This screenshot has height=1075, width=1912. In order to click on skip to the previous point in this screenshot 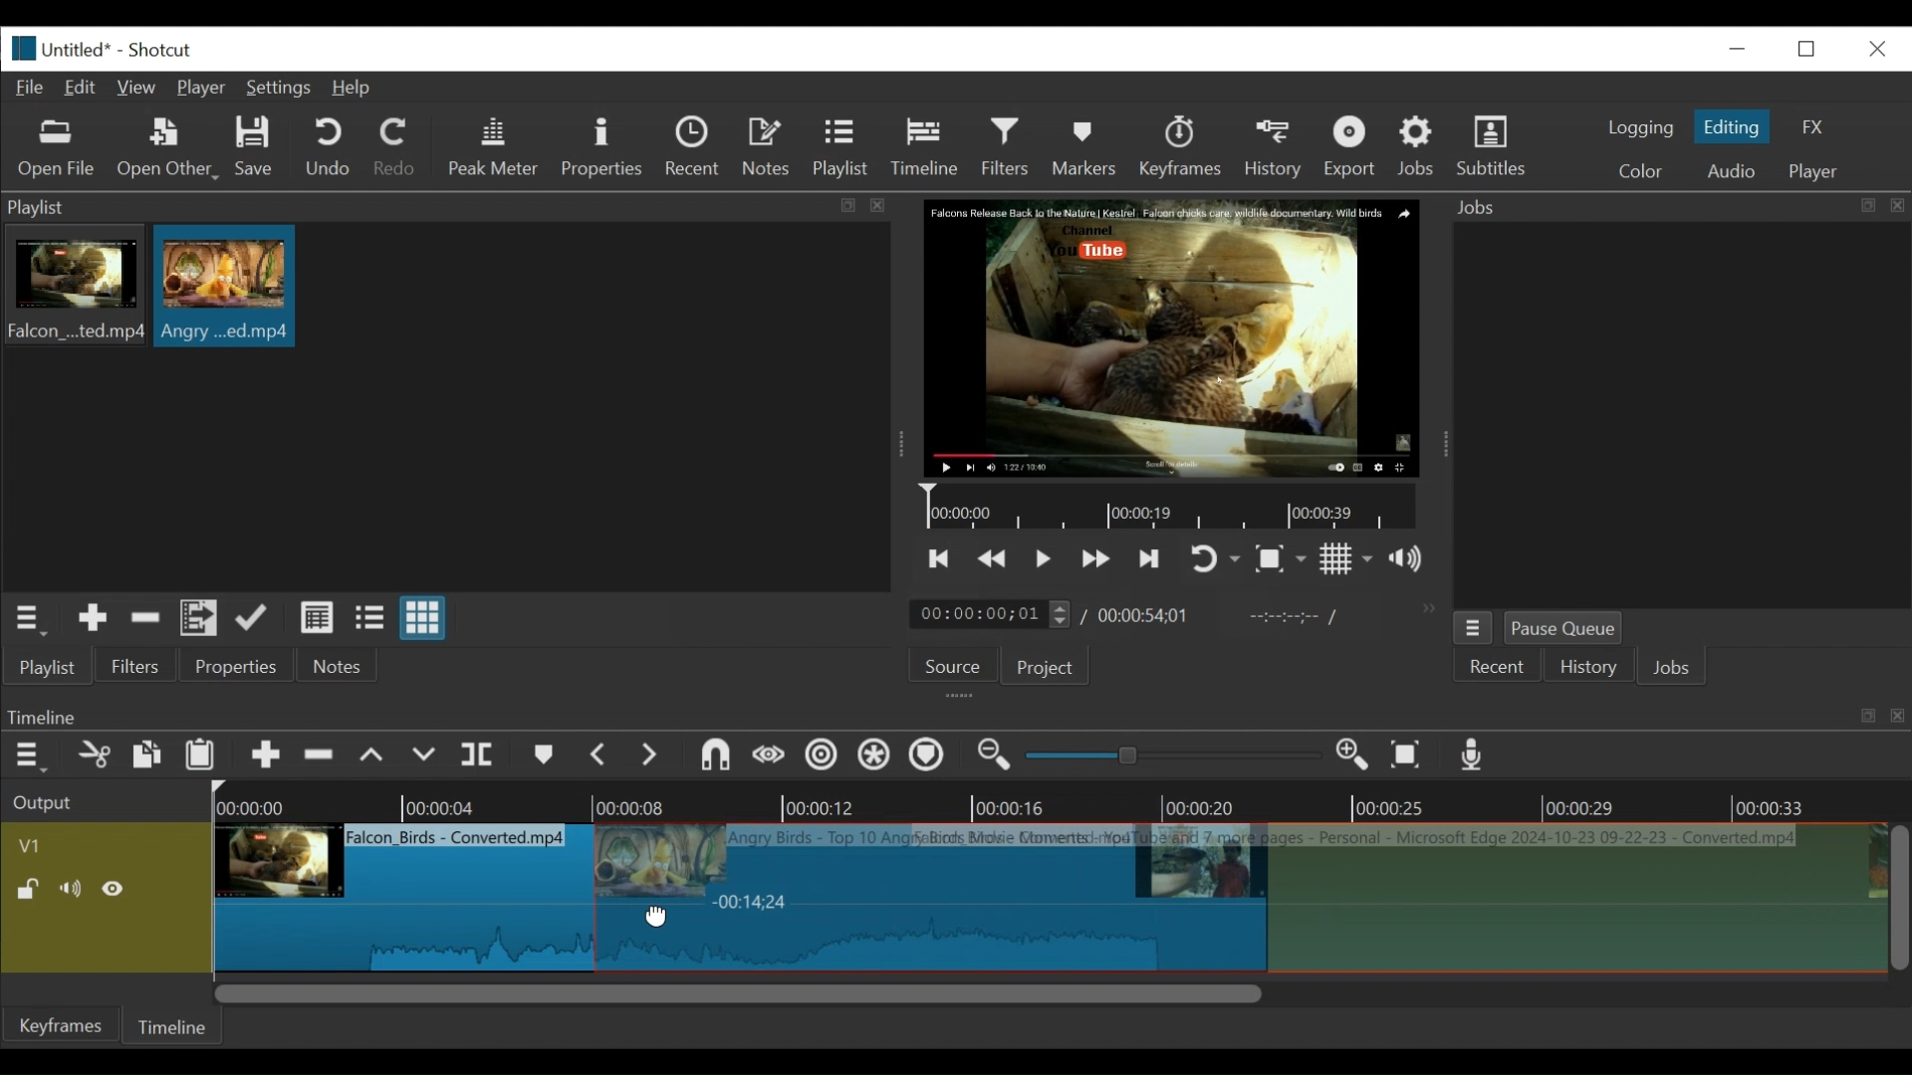, I will do `click(939, 559)`.